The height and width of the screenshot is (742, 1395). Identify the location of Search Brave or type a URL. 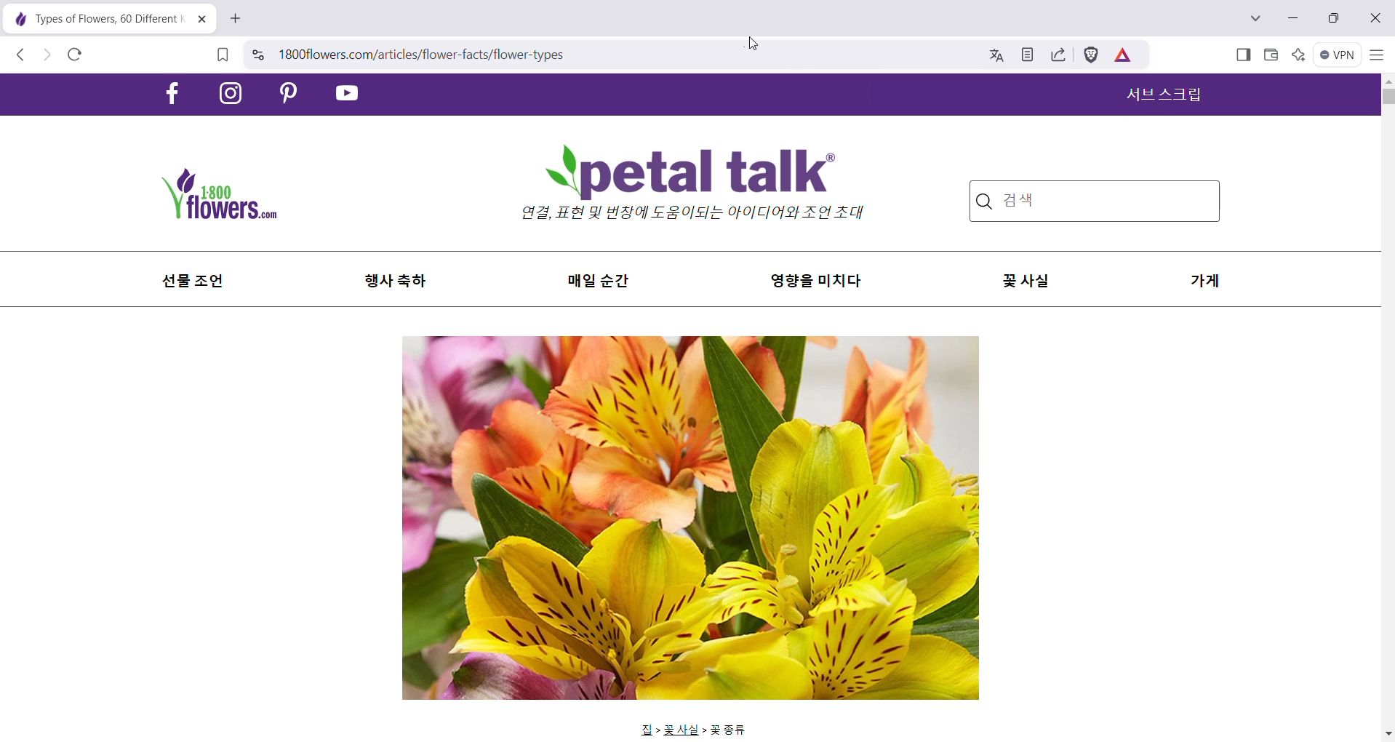
(605, 55).